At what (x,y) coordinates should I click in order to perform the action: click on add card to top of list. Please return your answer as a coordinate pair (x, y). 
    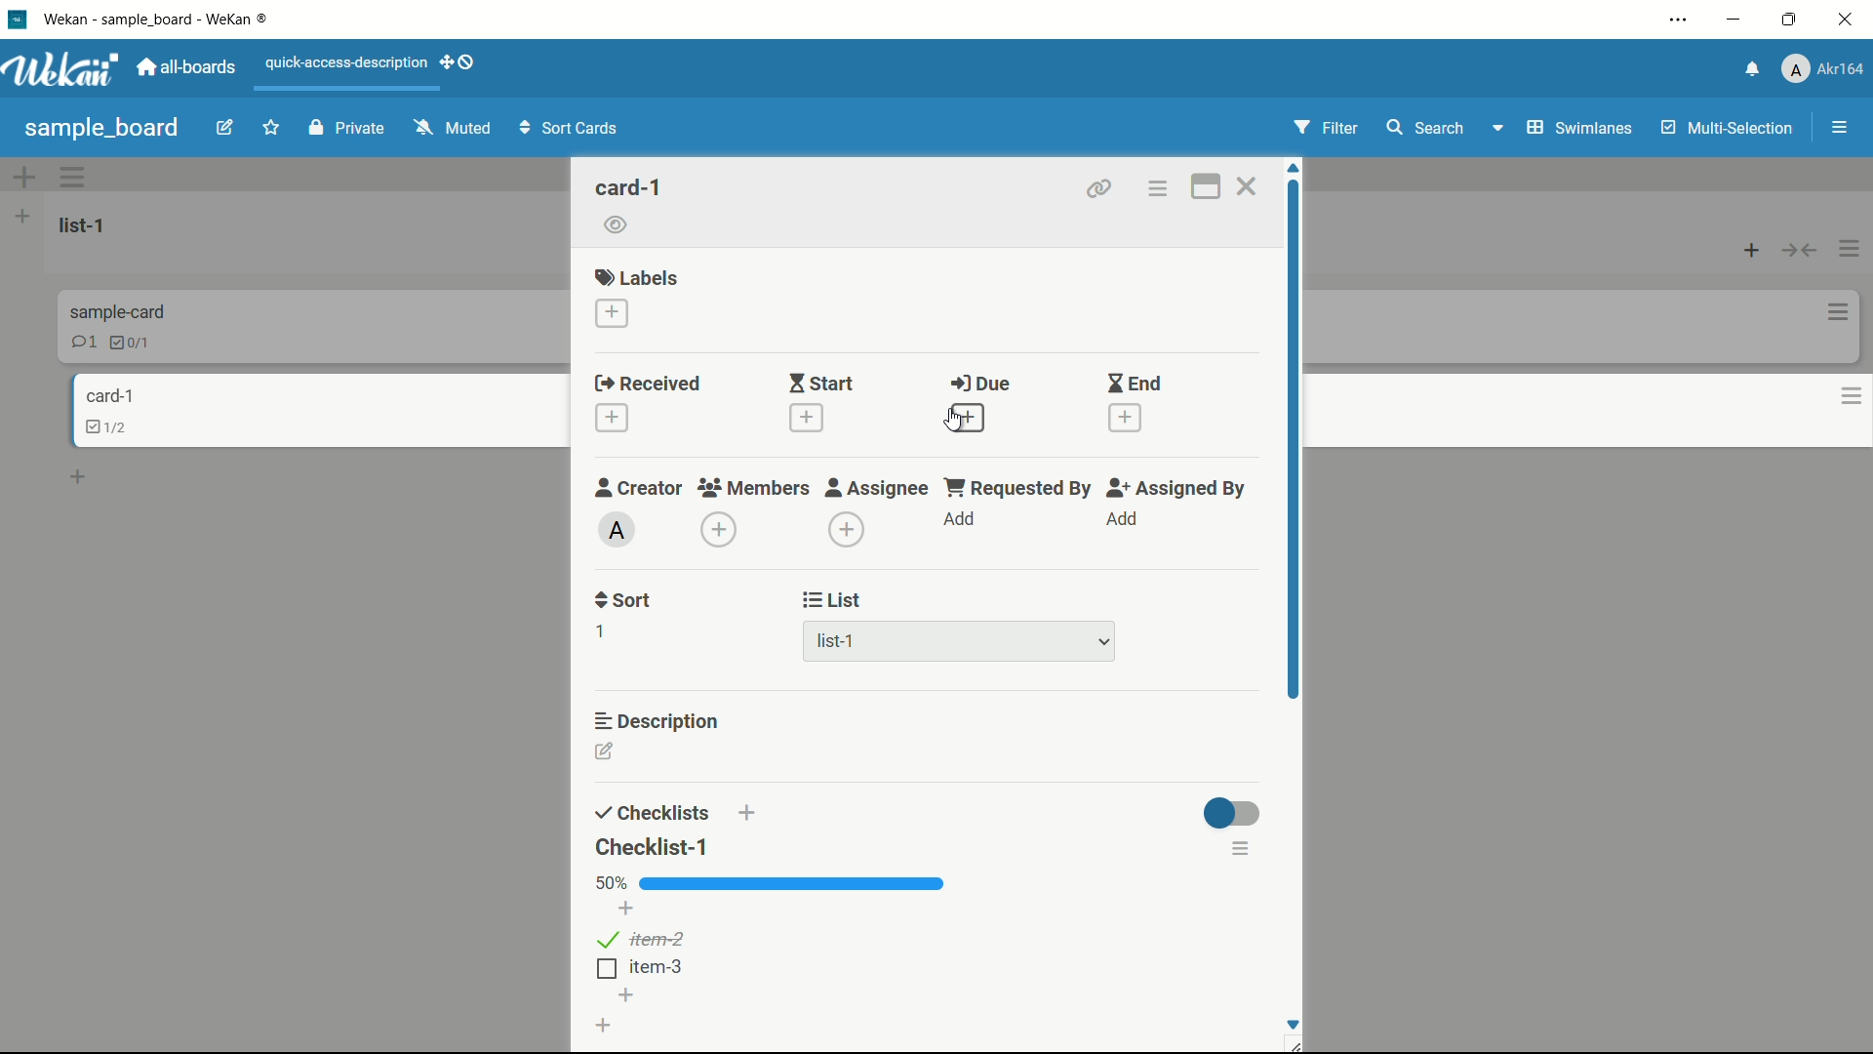
    Looking at the image, I should click on (1749, 243).